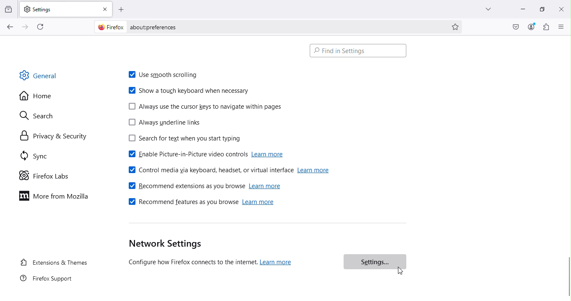 Image resolution: width=571 pixels, height=301 pixels. I want to click on Show a touch keyboard when necessary, so click(187, 92).